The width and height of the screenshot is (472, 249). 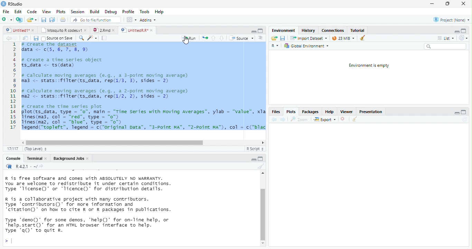 What do you see at coordinates (324, 120) in the screenshot?
I see `export` at bounding box center [324, 120].